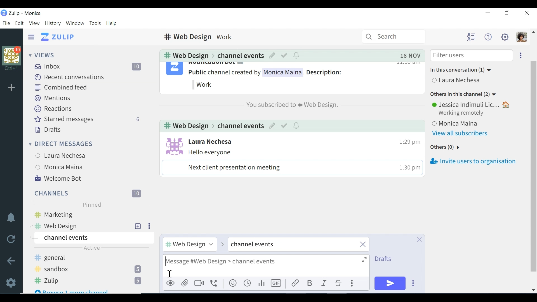 Image resolution: width=537 pixels, height=302 pixels. What do you see at coordinates (324, 284) in the screenshot?
I see `Italics` at bounding box center [324, 284].